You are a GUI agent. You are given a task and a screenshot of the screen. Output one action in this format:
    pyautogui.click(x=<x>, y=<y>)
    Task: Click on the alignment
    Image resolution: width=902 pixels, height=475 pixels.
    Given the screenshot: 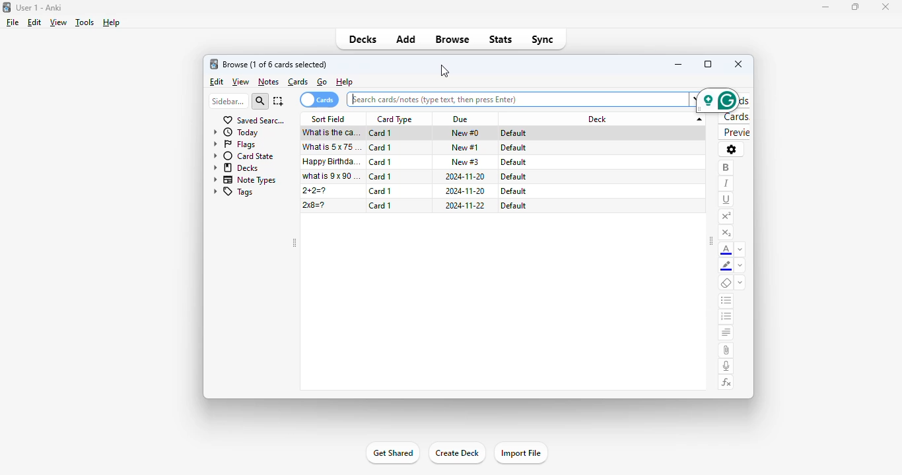 What is the action you would take?
    pyautogui.click(x=727, y=333)
    